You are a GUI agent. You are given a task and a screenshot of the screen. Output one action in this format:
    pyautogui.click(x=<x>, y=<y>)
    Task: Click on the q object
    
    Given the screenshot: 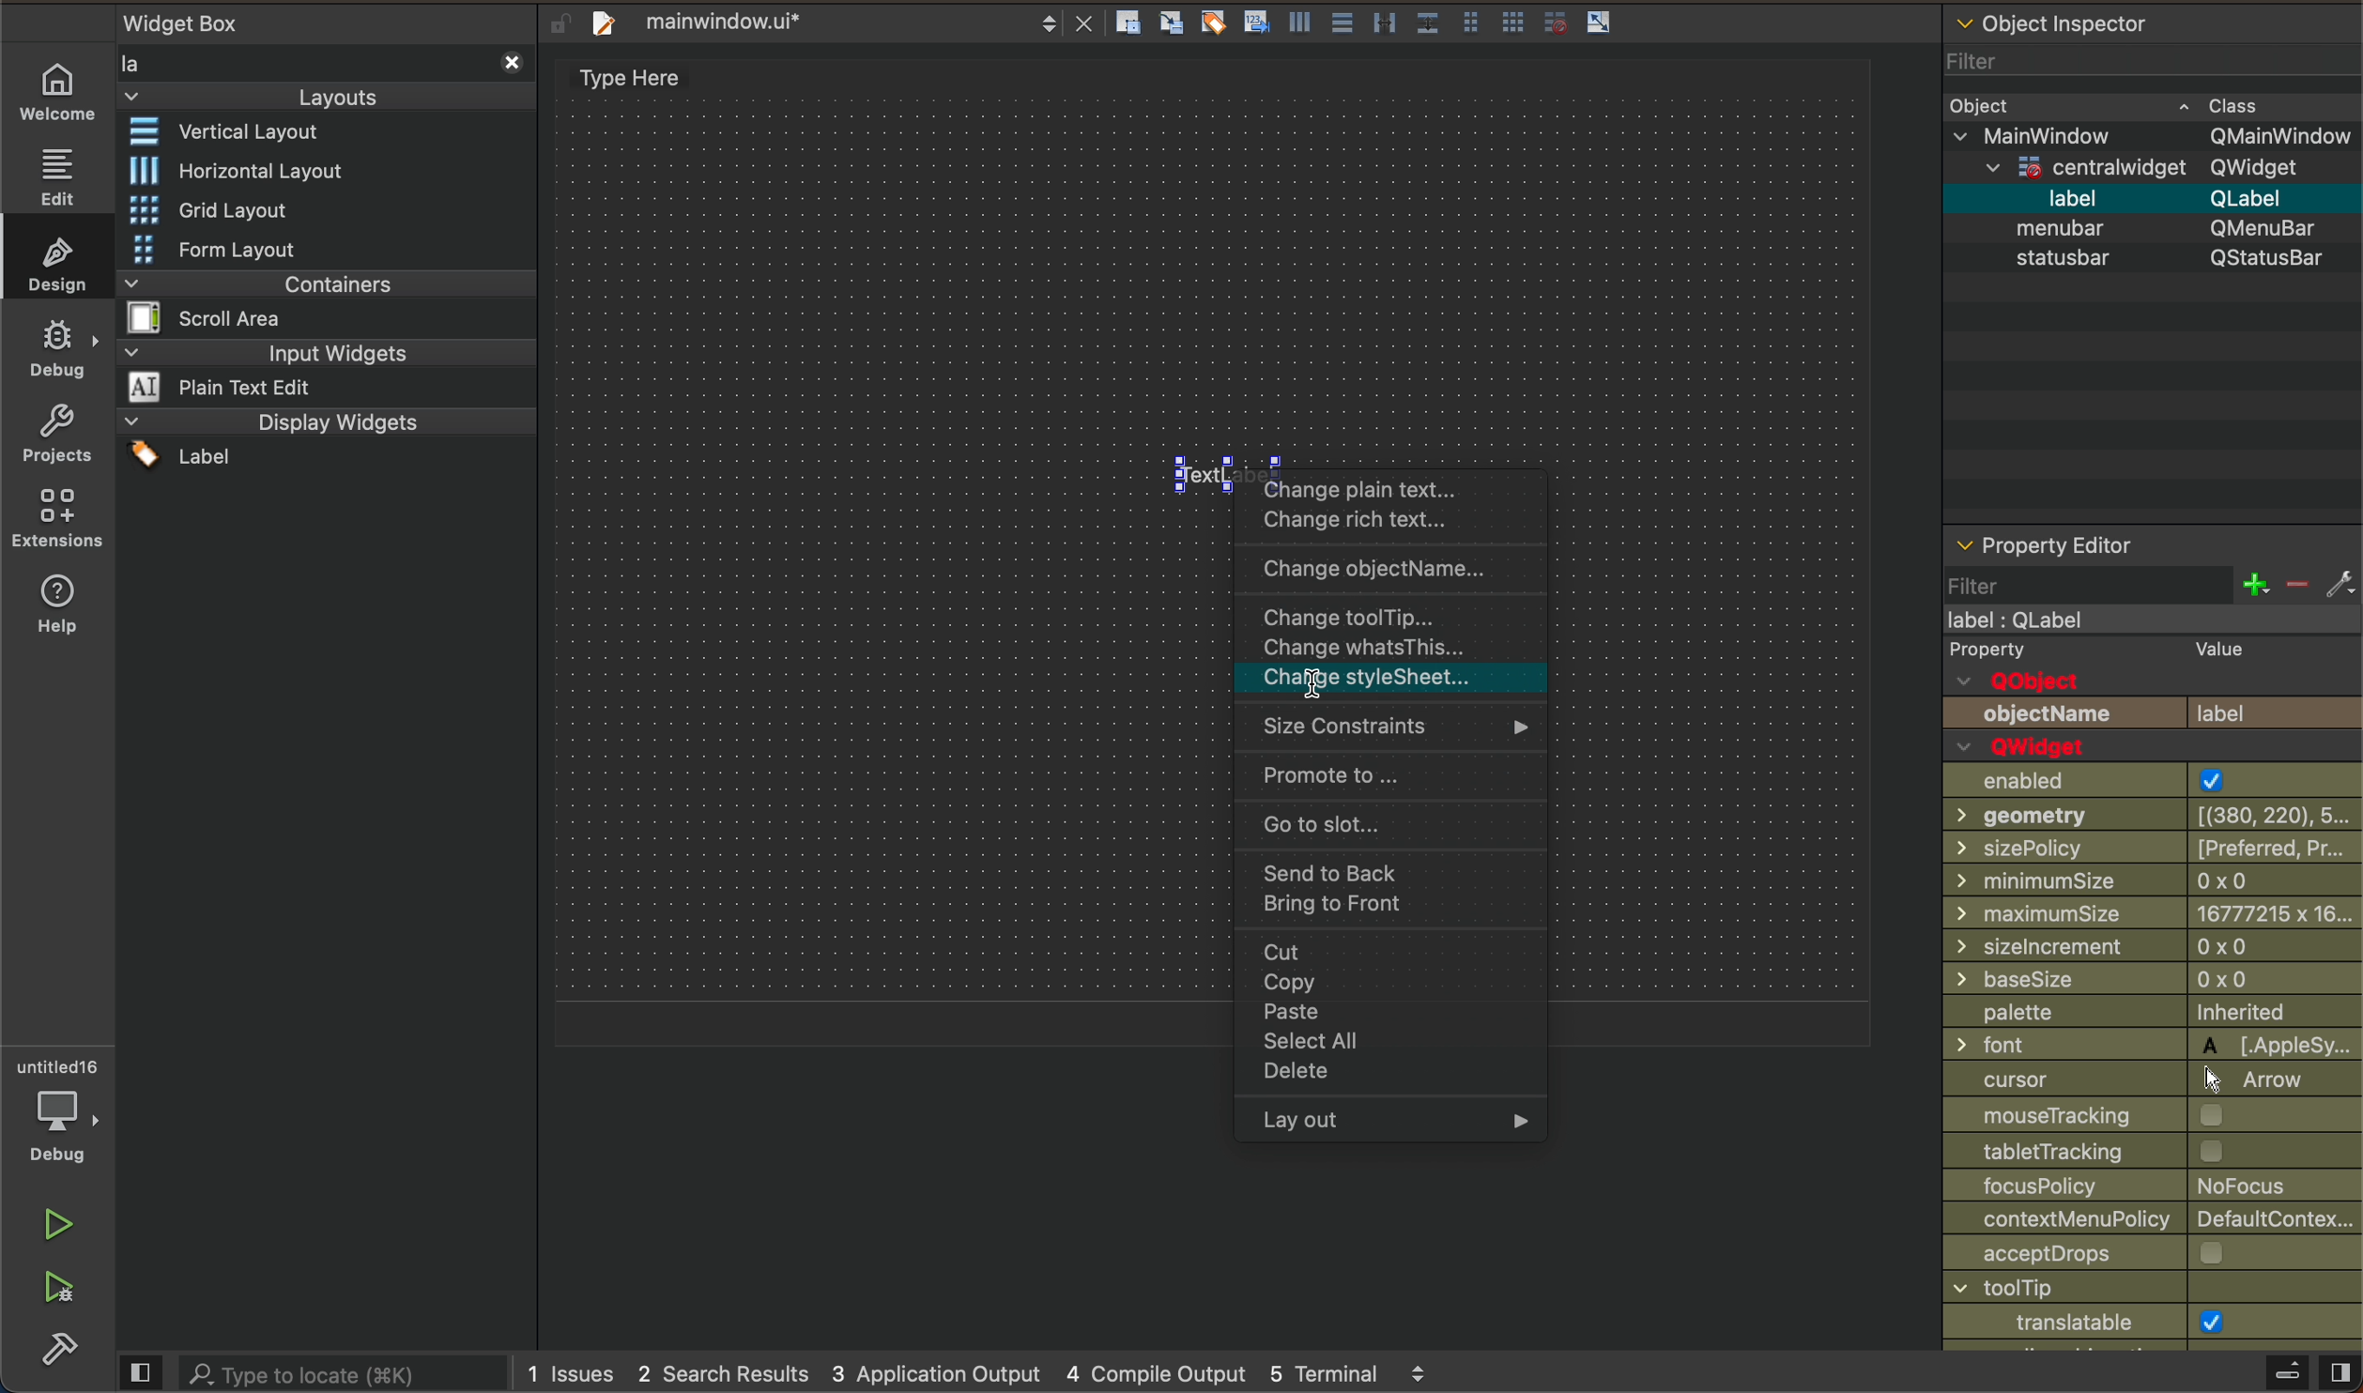 What is the action you would take?
    pyautogui.click(x=2063, y=682)
    